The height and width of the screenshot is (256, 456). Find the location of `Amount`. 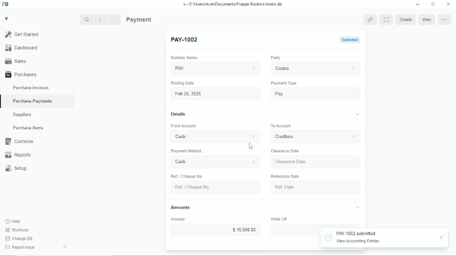

Amount is located at coordinates (182, 219).